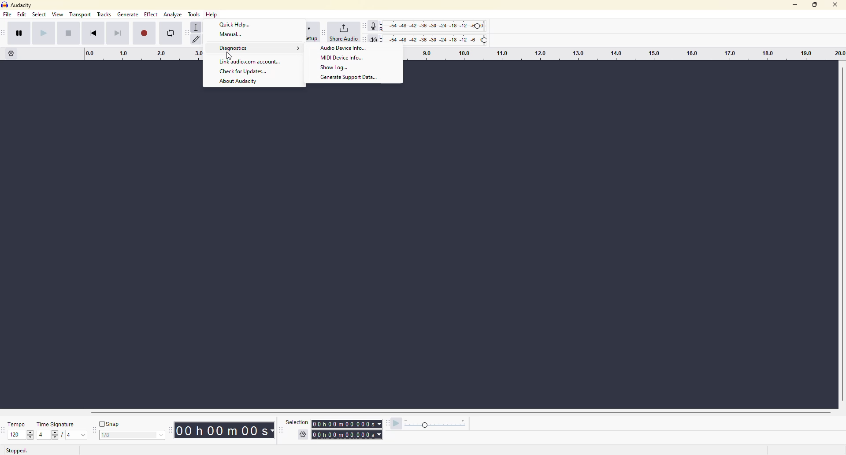  I want to click on stopped, so click(19, 451).